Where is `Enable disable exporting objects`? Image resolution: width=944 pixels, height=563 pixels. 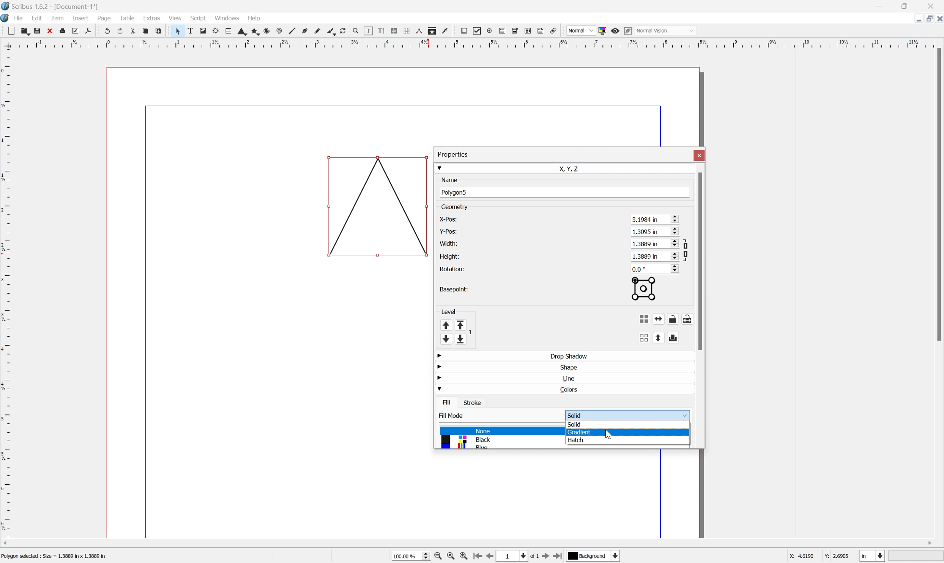 Enable disable exporting objects is located at coordinates (683, 337).